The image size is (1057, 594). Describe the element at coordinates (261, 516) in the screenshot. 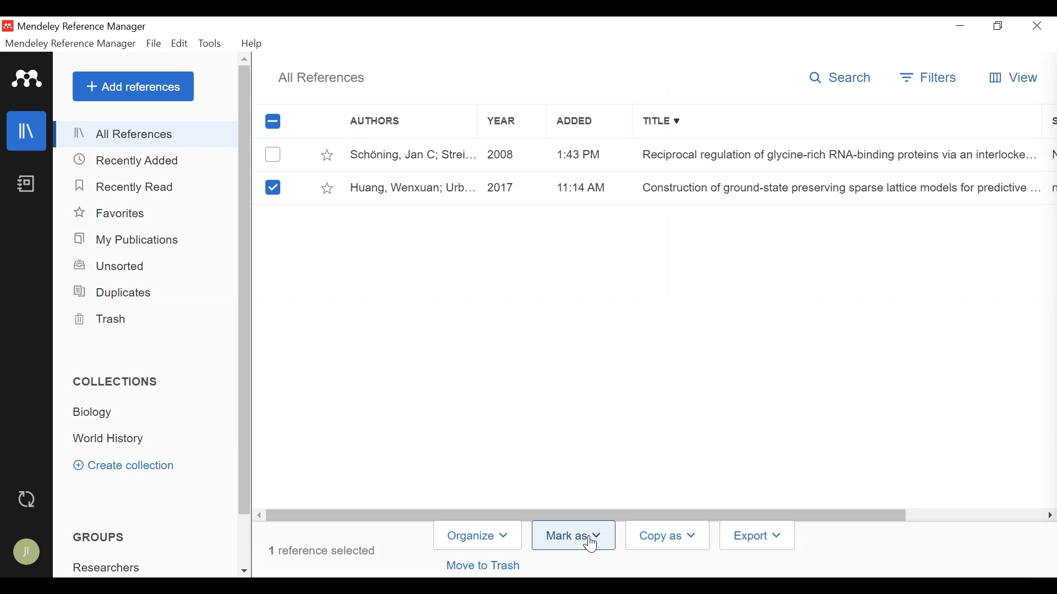

I see `Scroll left` at that location.